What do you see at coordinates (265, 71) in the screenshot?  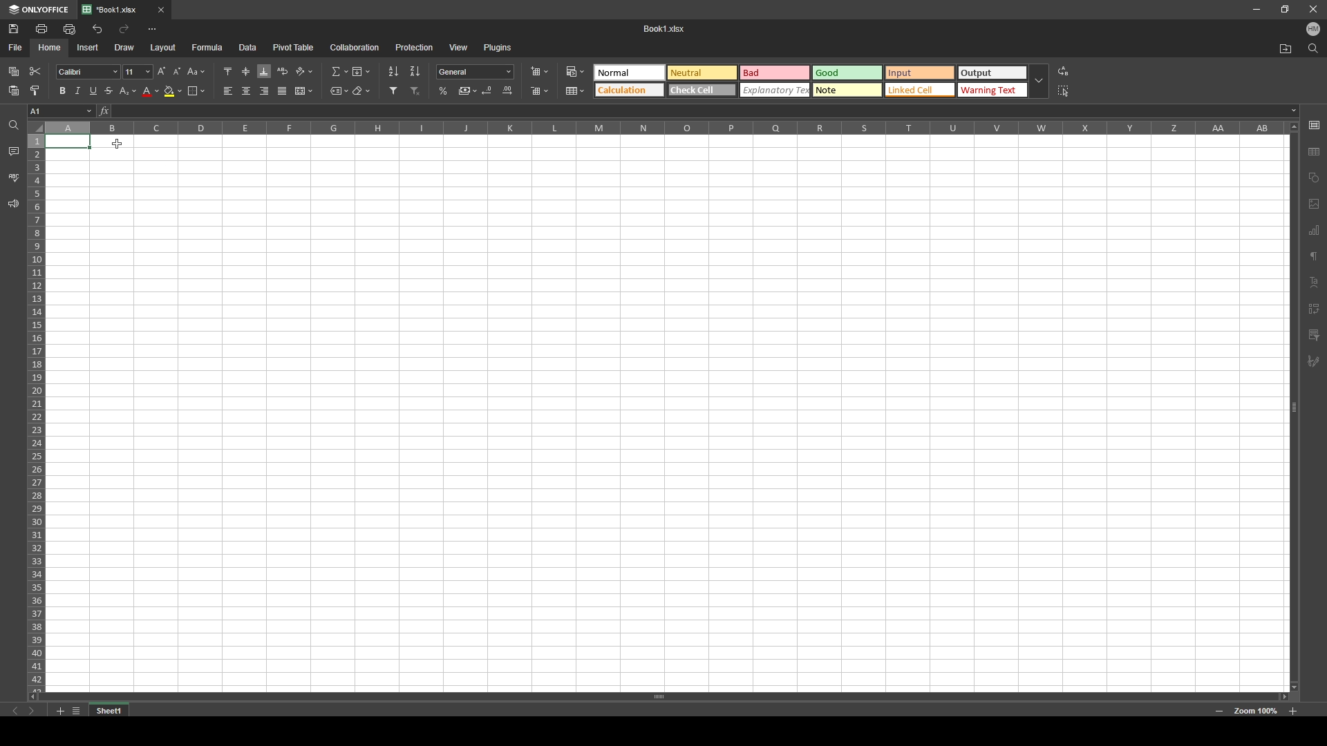 I see `align bottom` at bounding box center [265, 71].